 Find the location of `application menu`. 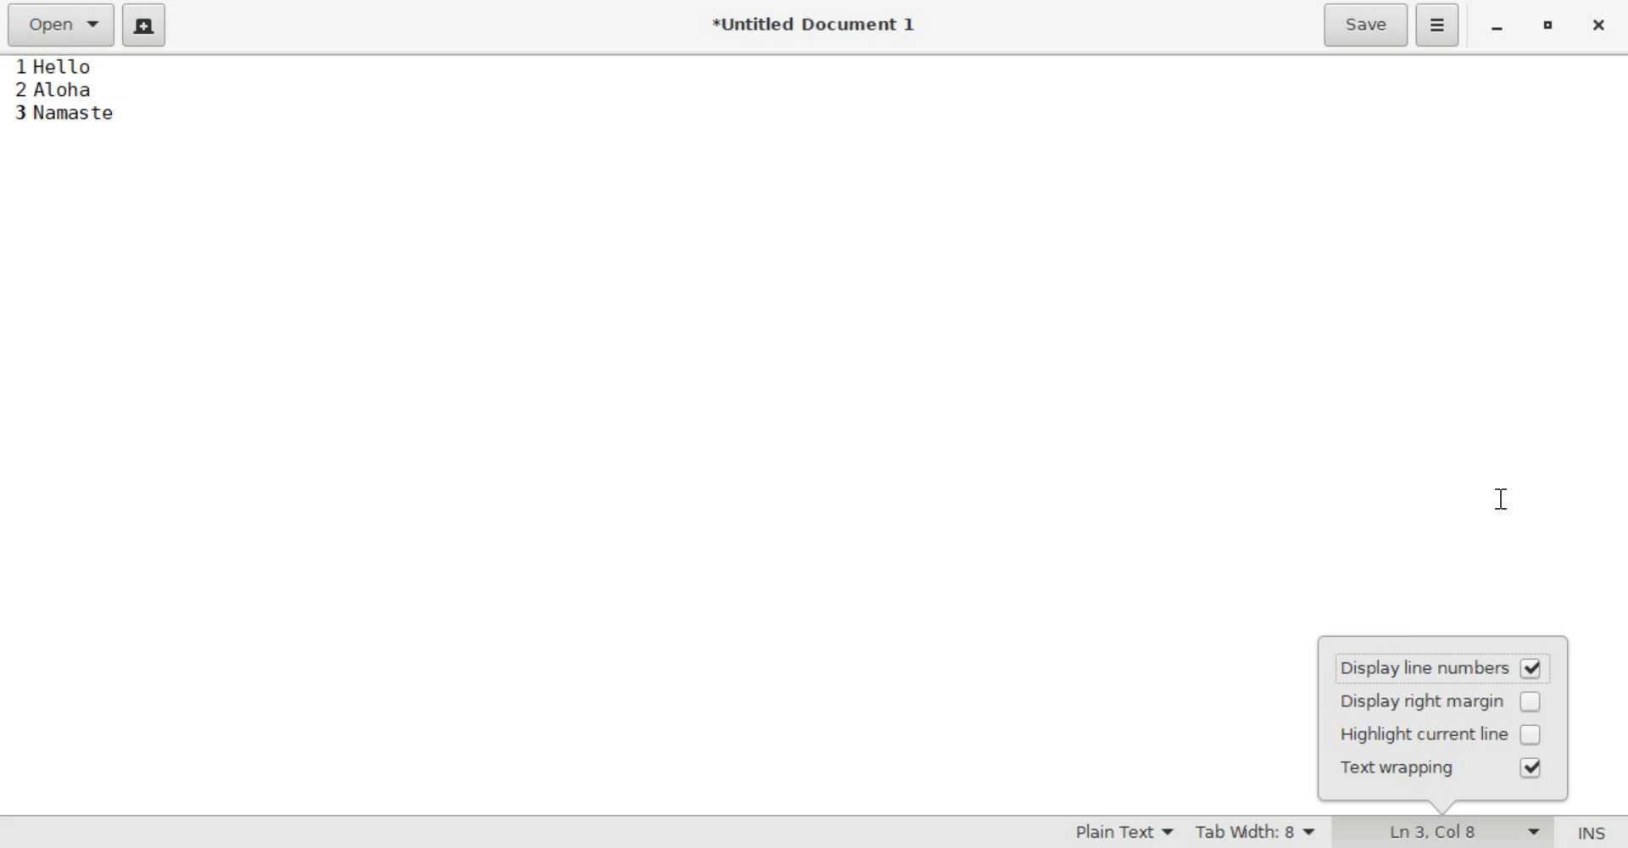

application menu is located at coordinates (1438, 25).